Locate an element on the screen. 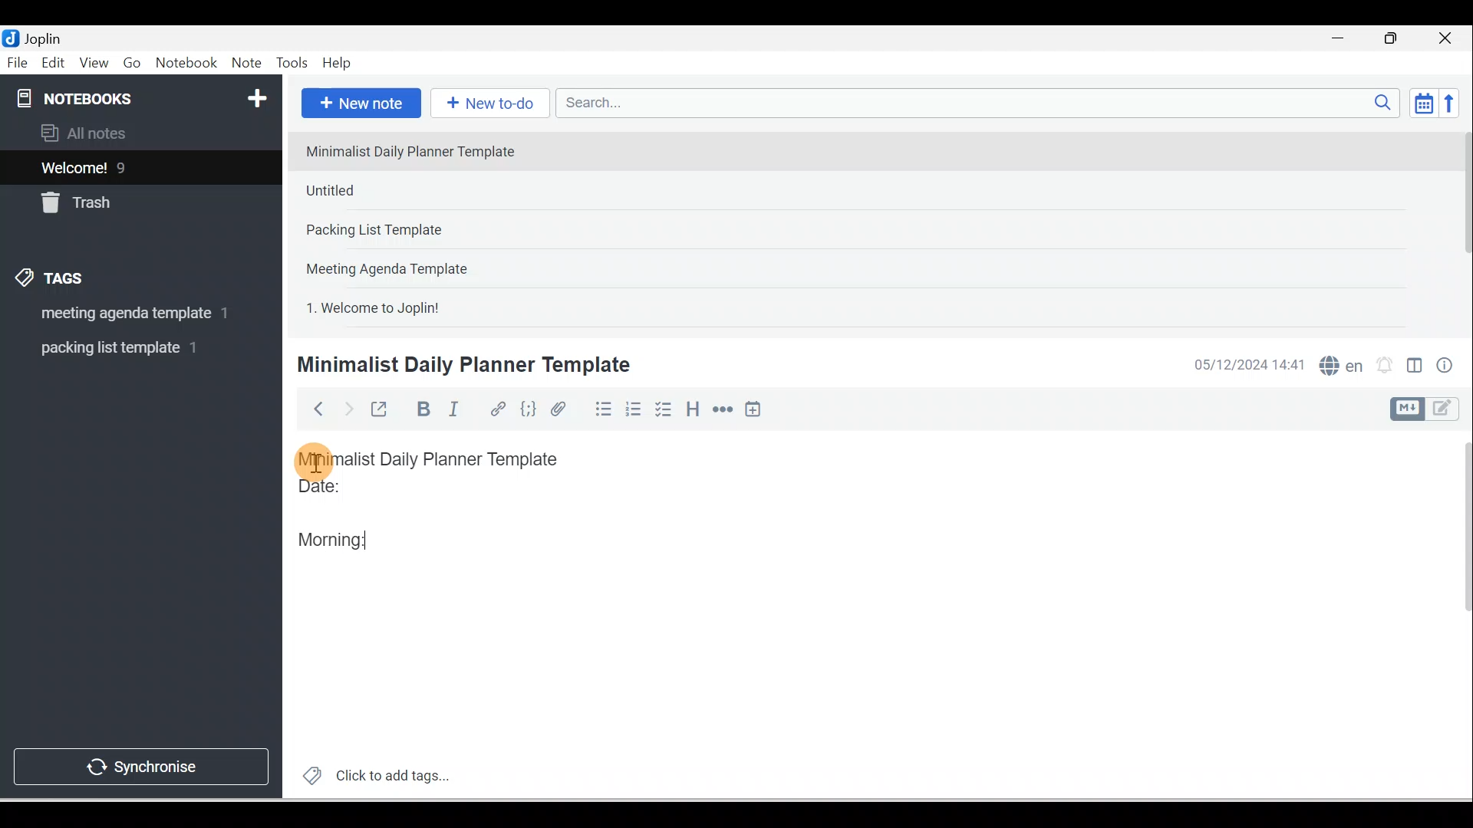  Scroll bar is located at coordinates (1456, 615).